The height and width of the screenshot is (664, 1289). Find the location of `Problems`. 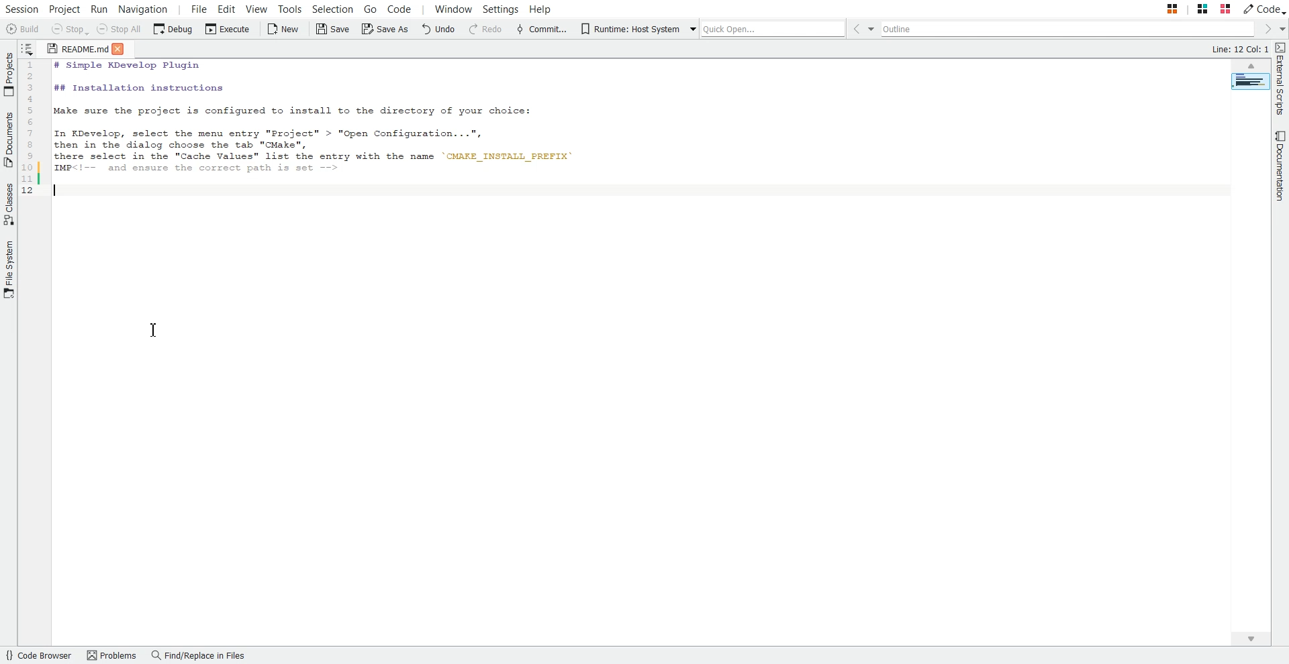

Problems is located at coordinates (112, 655).